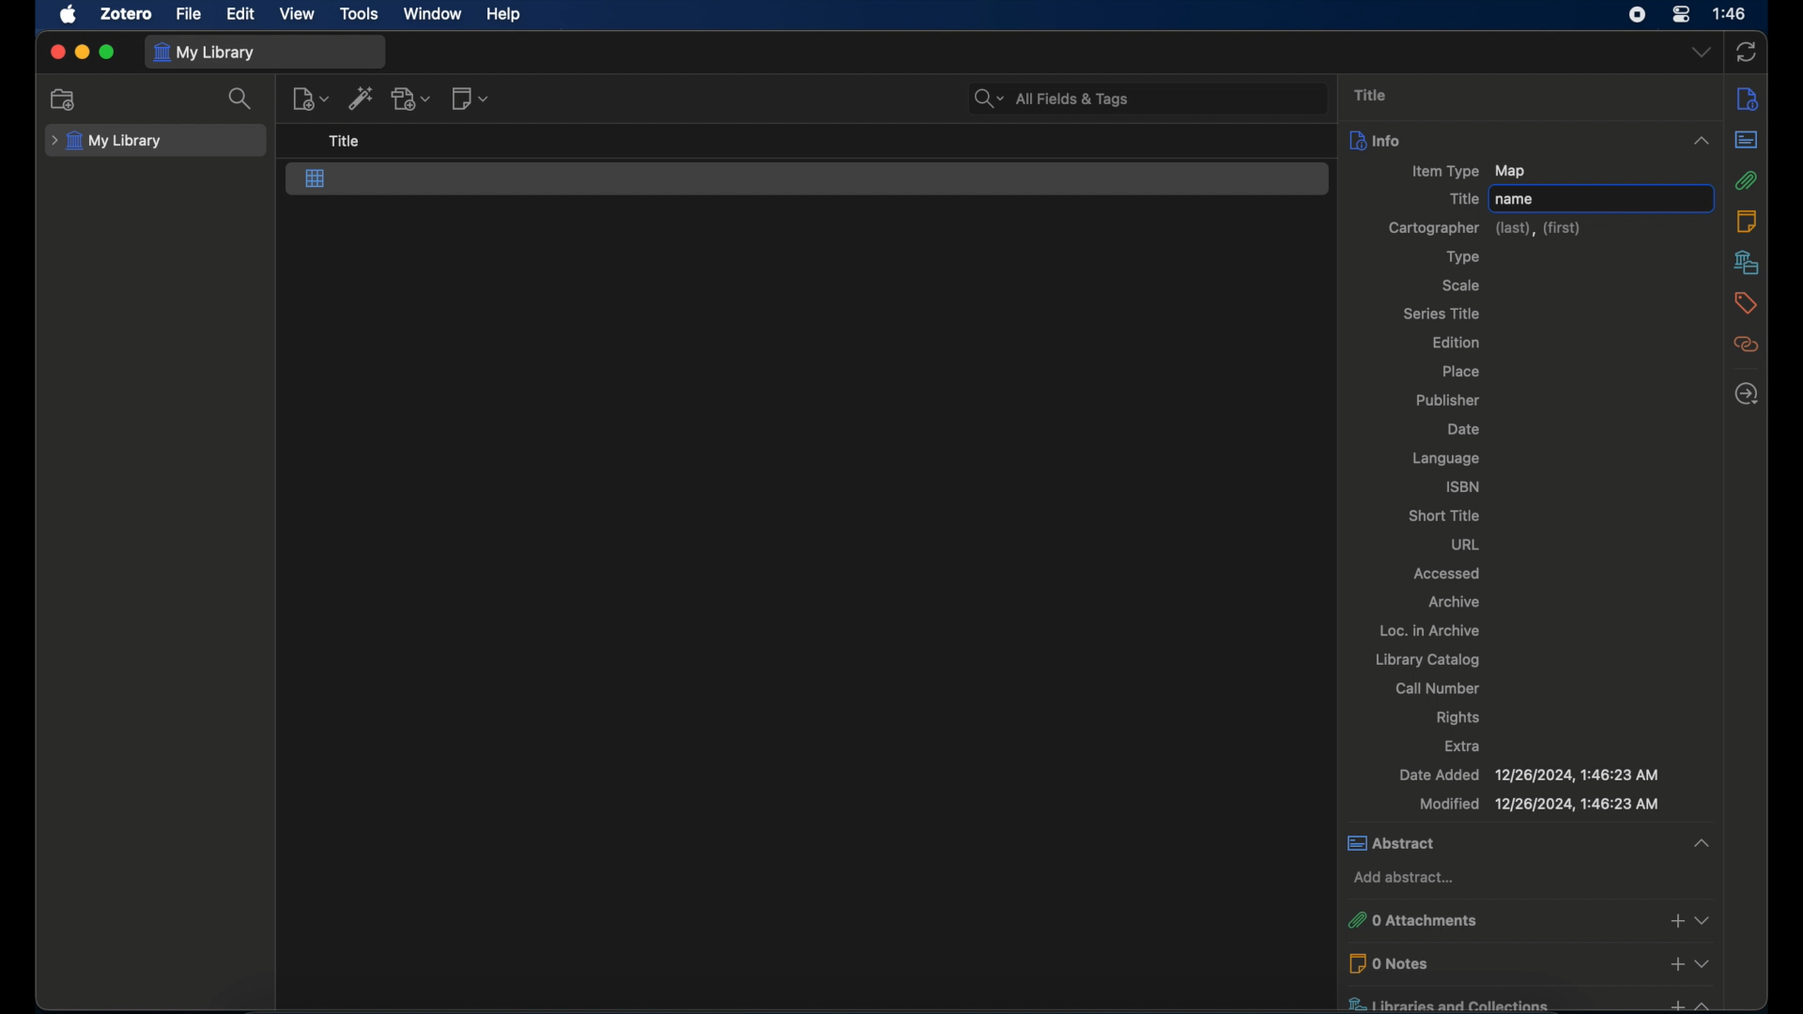  Describe the element at coordinates (433, 12) in the screenshot. I see `window` at that location.